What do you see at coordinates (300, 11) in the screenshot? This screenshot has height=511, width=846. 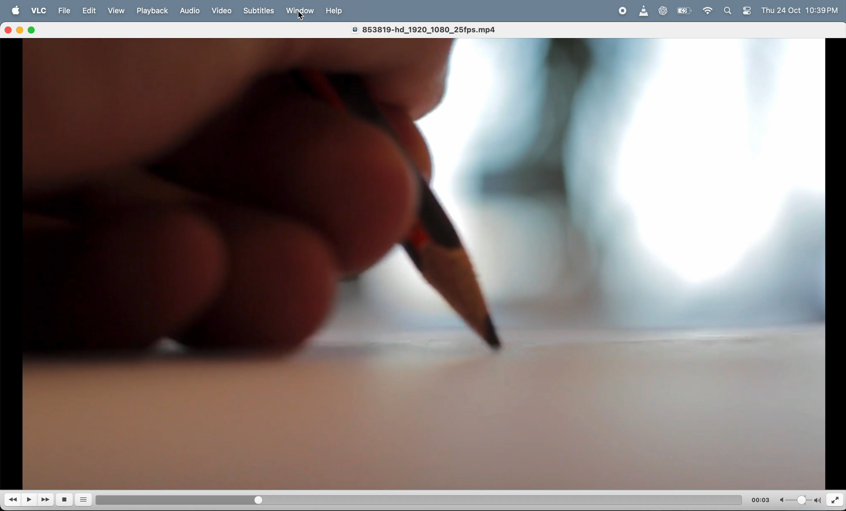 I see `` at bounding box center [300, 11].